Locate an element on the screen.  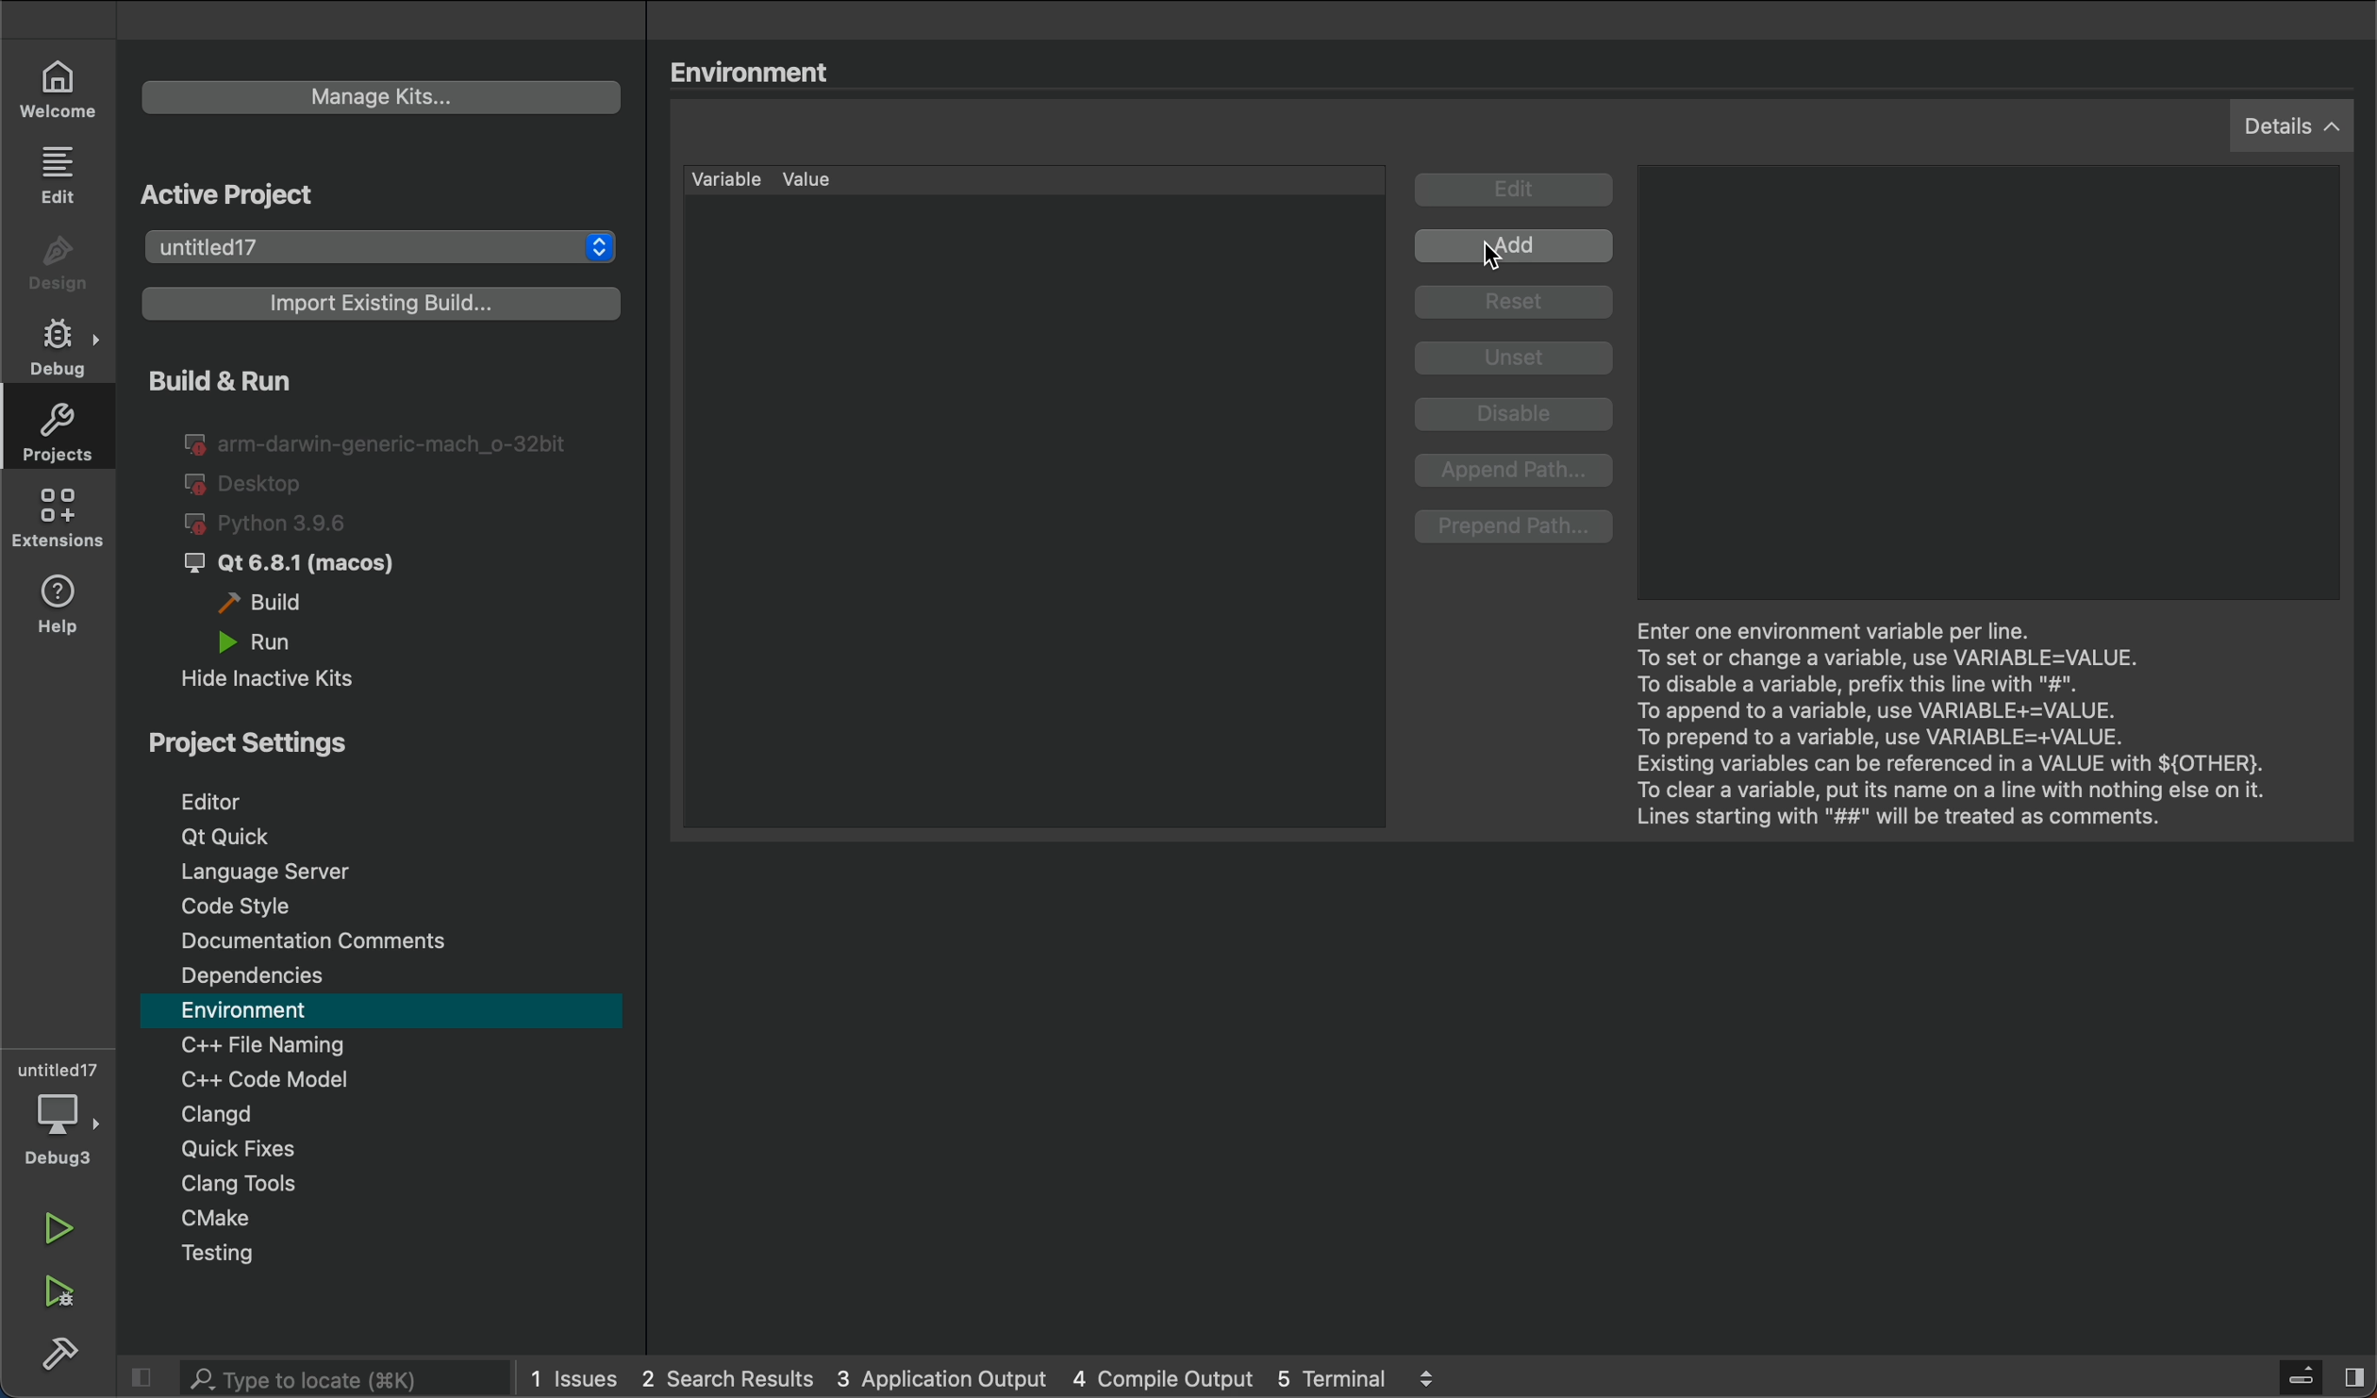
Cursor is located at coordinates (1499, 257).